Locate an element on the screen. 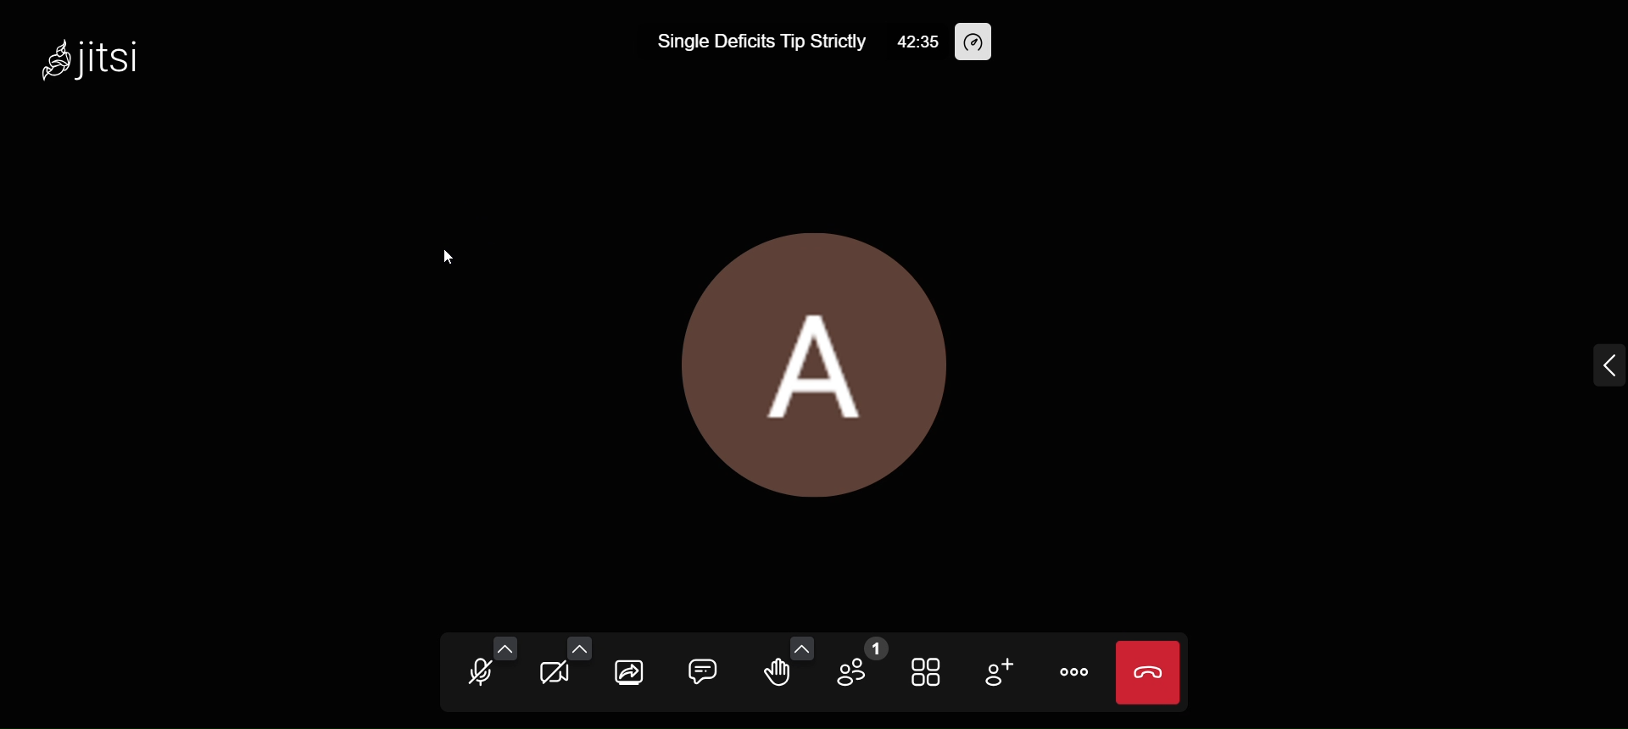  invite people is located at coordinates (1001, 673).